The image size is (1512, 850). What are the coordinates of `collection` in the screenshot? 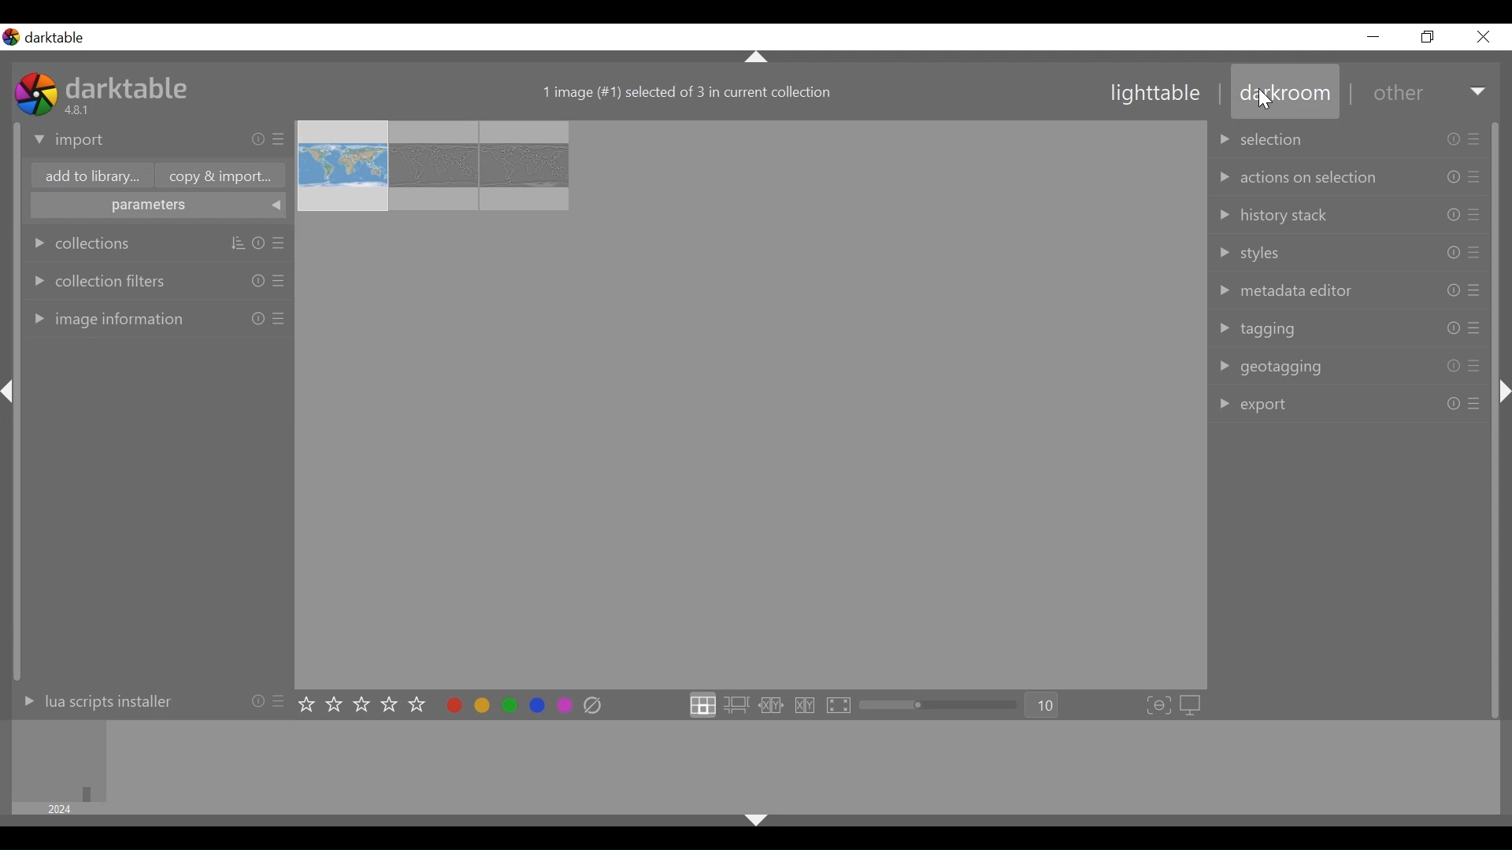 It's located at (154, 240).